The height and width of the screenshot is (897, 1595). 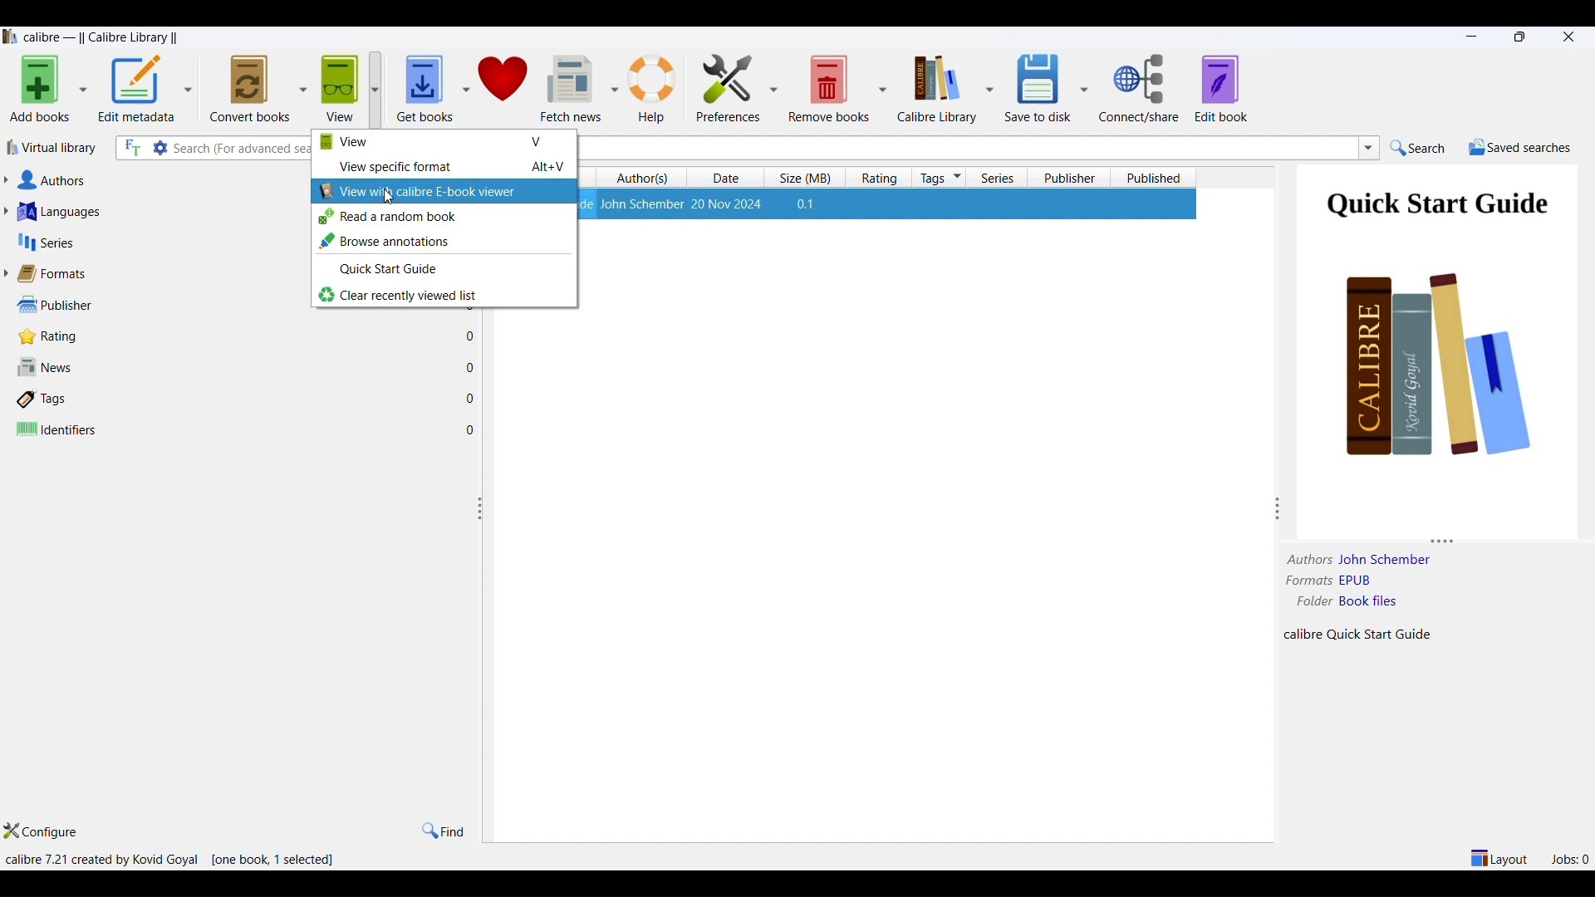 I want to click on search box, so click(x=244, y=147).